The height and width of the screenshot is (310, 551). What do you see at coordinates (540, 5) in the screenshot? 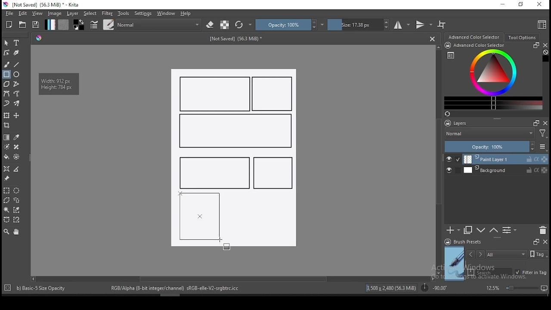
I see ` close window` at bounding box center [540, 5].